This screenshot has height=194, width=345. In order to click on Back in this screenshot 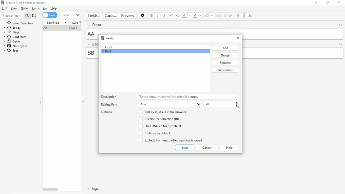, I will do `click(91, 44)`.